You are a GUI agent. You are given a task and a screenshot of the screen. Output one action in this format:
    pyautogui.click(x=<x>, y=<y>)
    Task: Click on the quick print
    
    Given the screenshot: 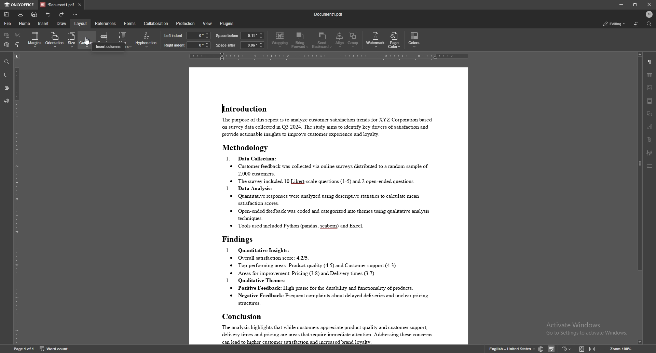 What is the action you would take?
    pyautogui.click(x=34, y=15)
    